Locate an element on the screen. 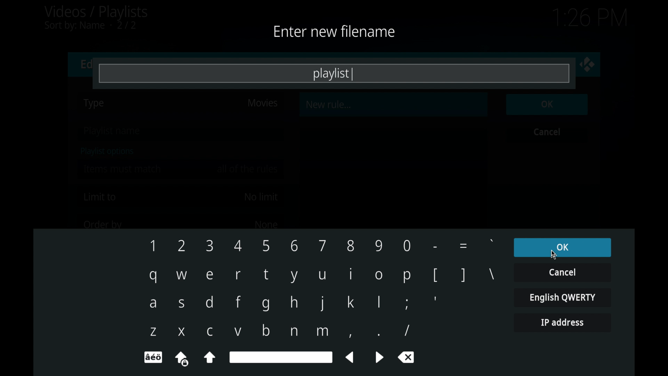 The width and height of the screenshot is (668, 376). ip address is located at coordinates (562, 323).